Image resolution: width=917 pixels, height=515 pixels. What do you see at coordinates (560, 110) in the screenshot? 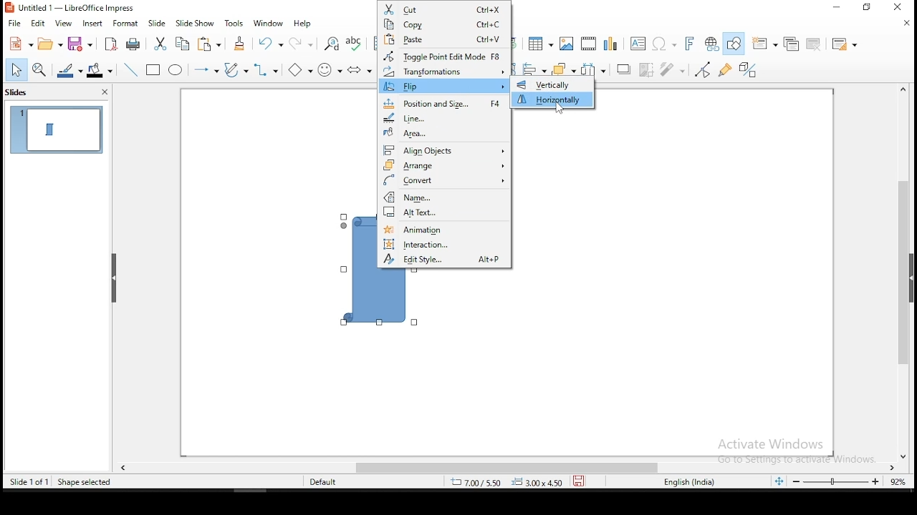
I see `mouse pointer` at bounding box center [560, 110].